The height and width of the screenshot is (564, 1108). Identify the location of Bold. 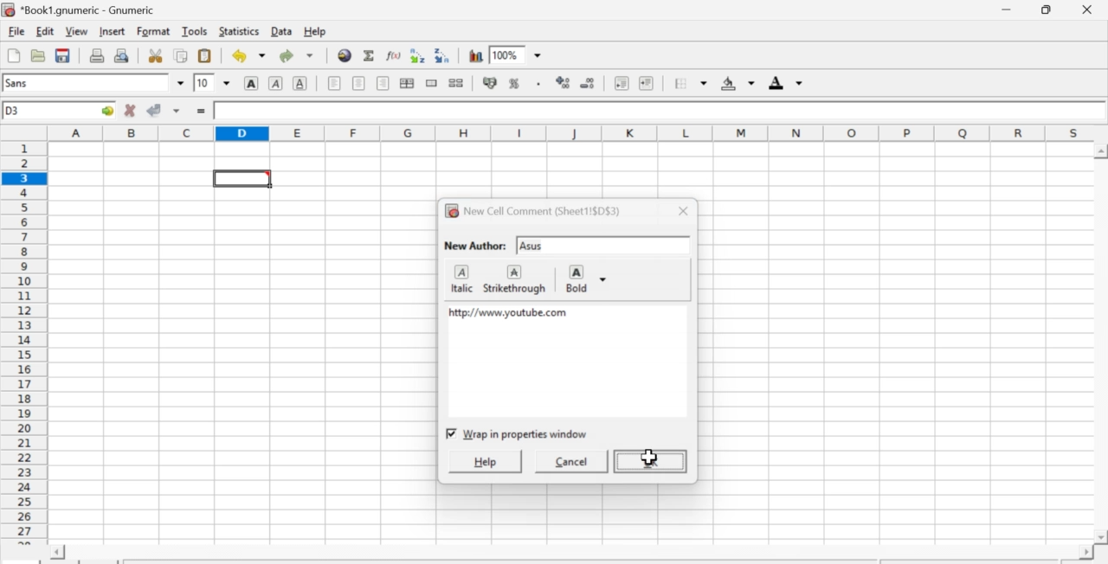
(591, 278).